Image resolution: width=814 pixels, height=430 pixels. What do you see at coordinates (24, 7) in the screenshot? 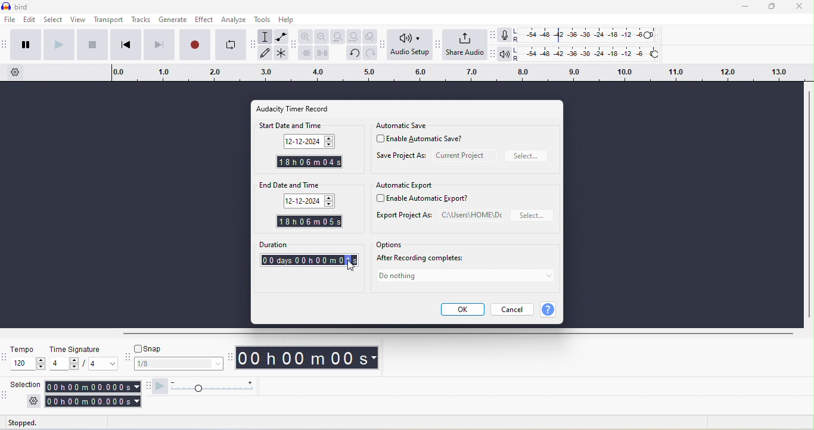
I see `title` at bounding box center [24, 7].